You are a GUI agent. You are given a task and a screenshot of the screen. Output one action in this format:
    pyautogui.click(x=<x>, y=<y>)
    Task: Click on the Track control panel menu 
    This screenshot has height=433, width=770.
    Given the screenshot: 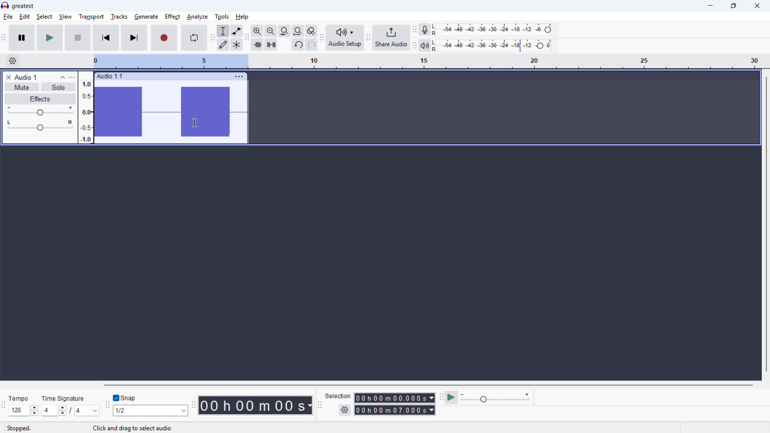 What is the action you would take?
    pyautogui.click(x=72, y=77)
    